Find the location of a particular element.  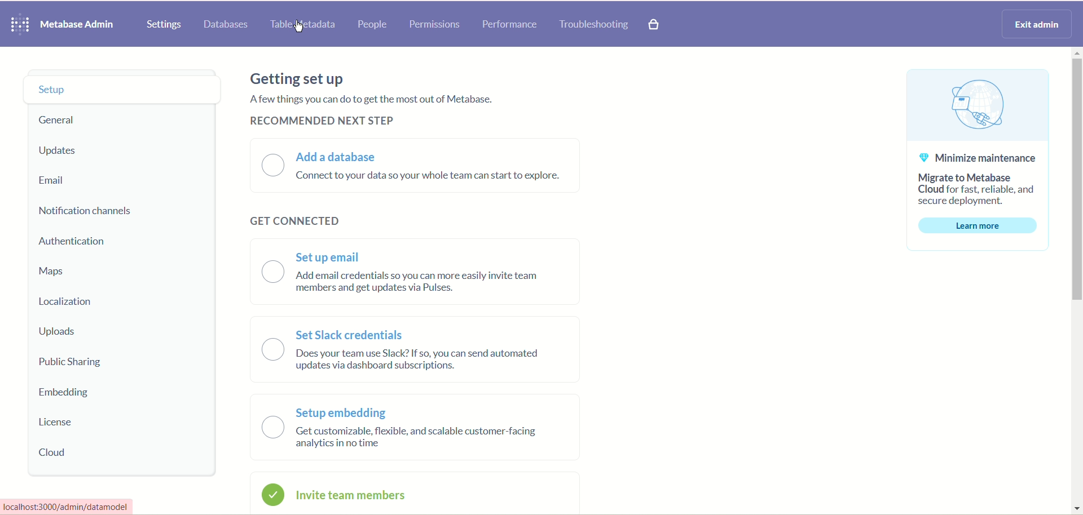

exit admin is located at coordinates (1034, 24).